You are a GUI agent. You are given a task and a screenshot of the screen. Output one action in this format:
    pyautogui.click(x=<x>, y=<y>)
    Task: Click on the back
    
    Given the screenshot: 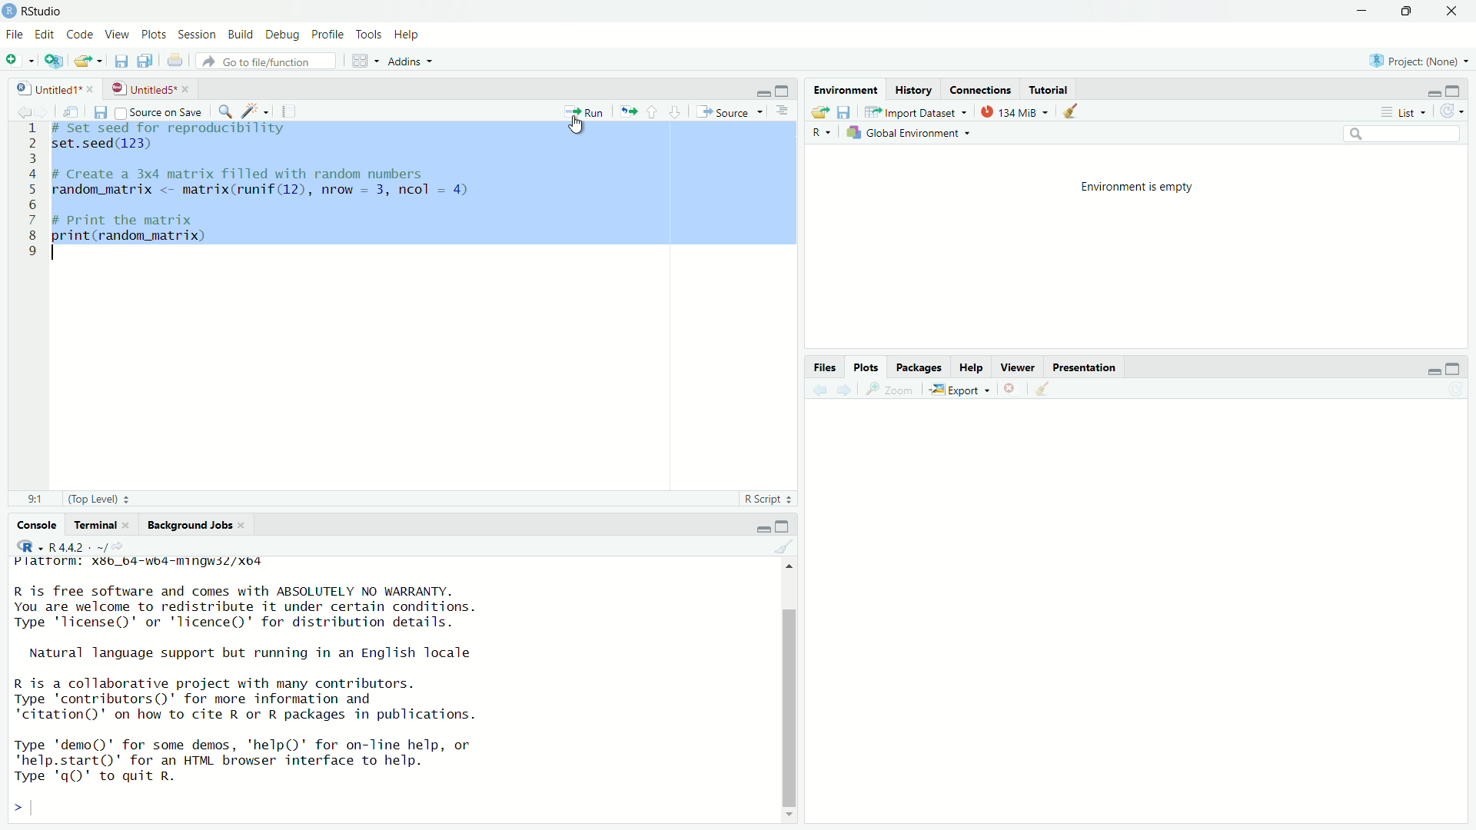 What is the action you would take?
    pyautogui.click(x=22, y=108)
    